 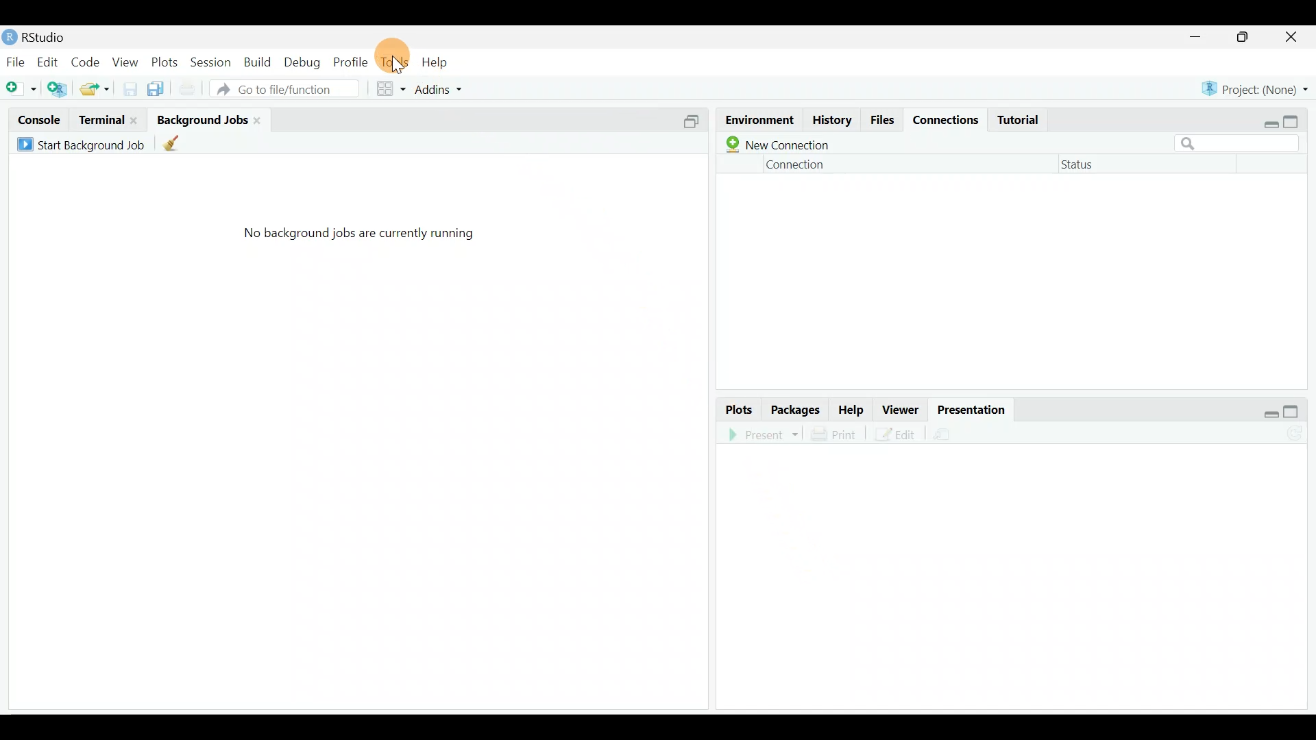 I want to click on Save all open documents, so click(x=154, y=91).